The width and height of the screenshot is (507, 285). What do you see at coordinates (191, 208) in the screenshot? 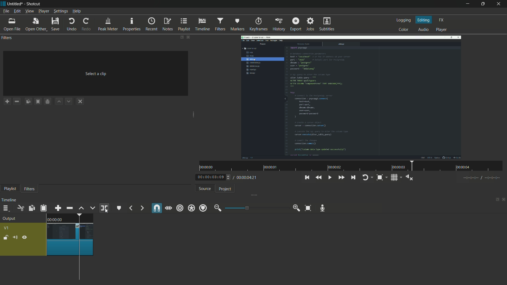
I see `ripple all tracks` at bounding box center [191, 208].